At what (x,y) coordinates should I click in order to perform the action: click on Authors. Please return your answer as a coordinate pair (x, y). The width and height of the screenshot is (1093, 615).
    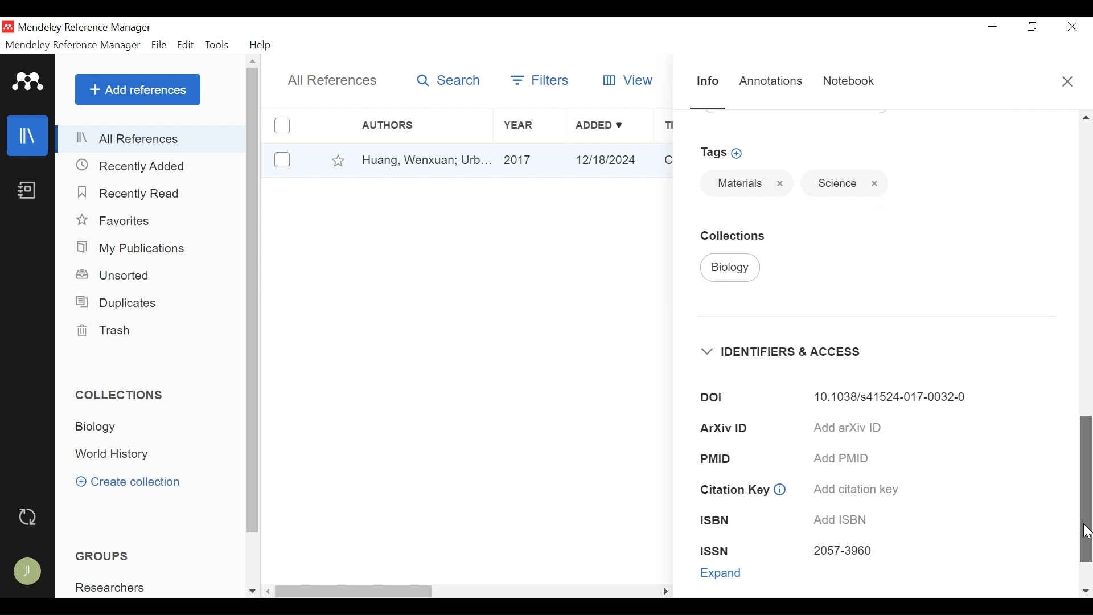
    Looking at the image, I should click on (399, 125).